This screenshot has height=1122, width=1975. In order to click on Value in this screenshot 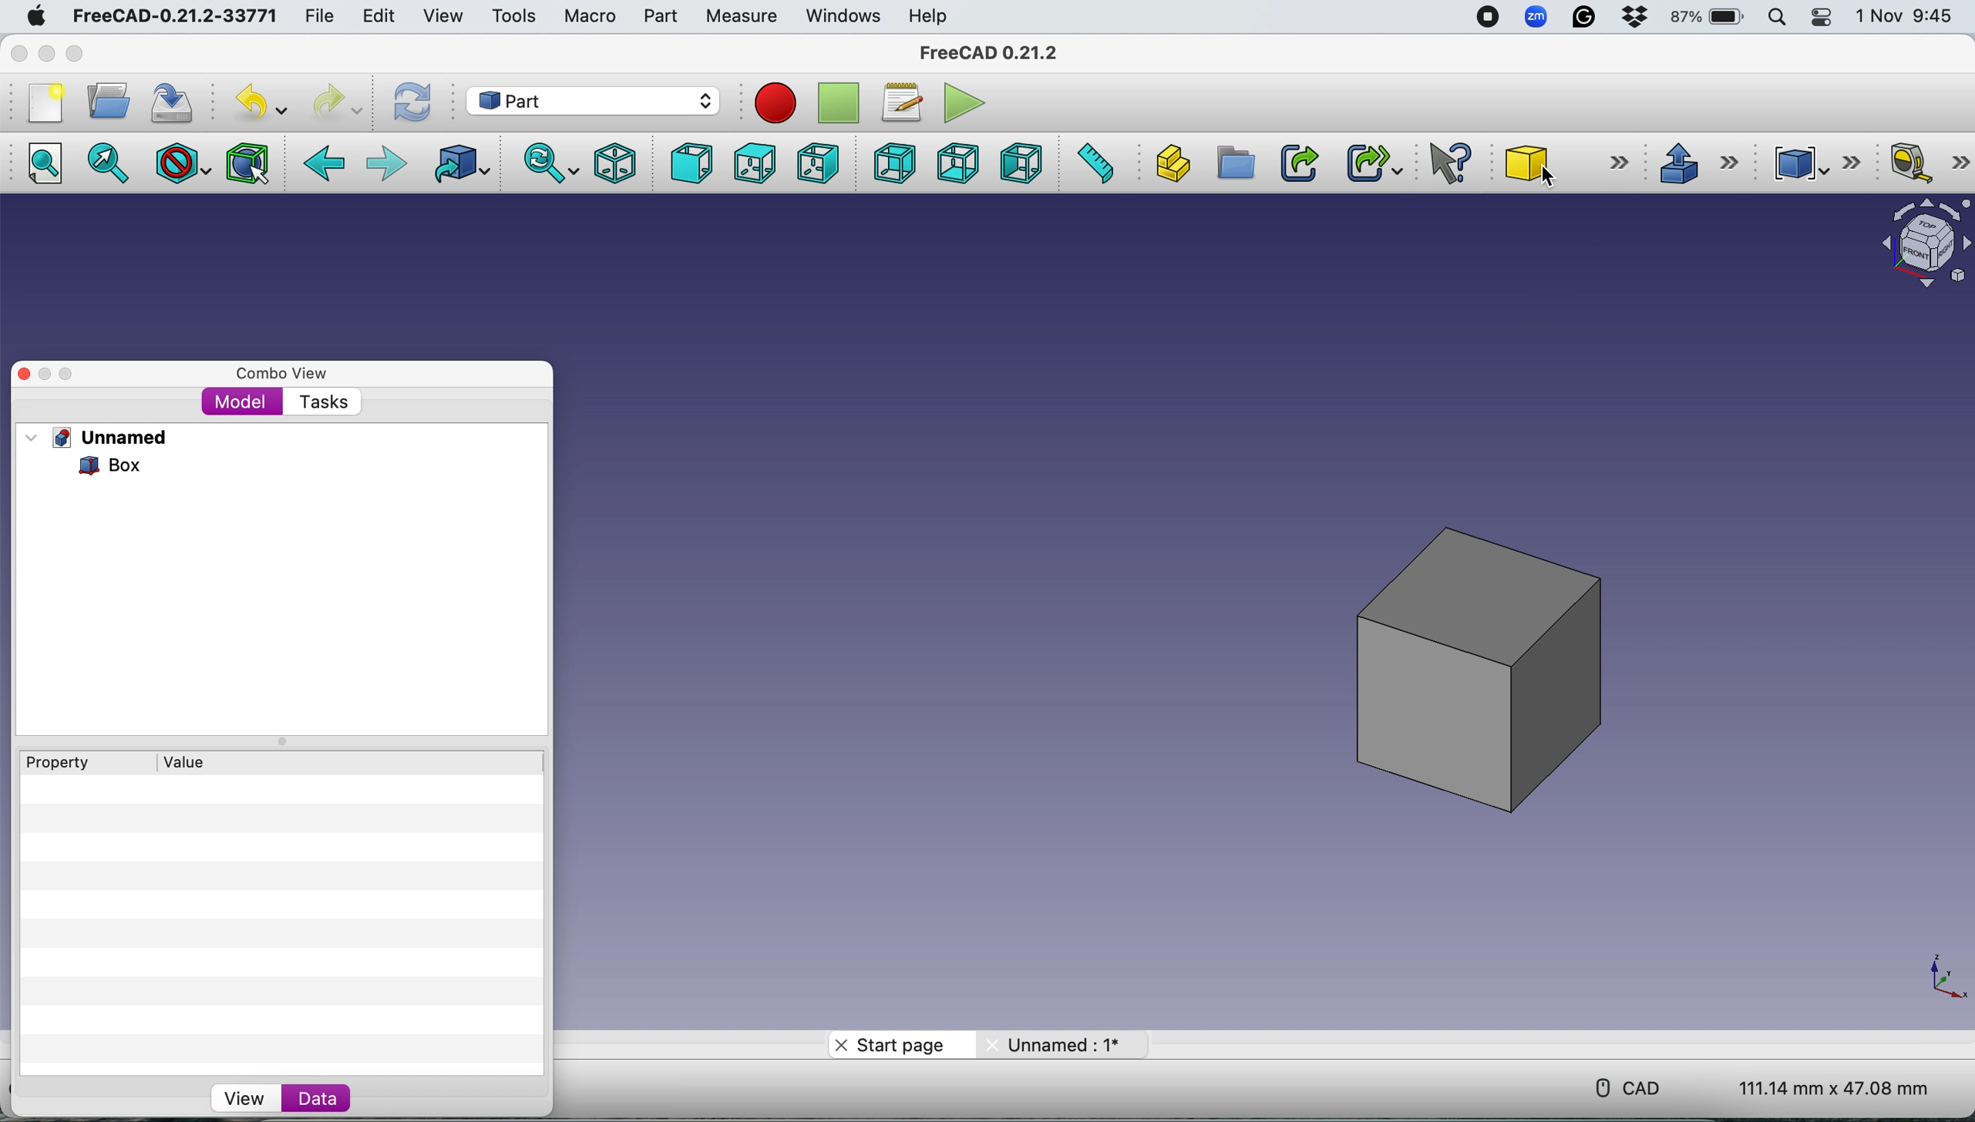, I will do `click(190, 761)`.